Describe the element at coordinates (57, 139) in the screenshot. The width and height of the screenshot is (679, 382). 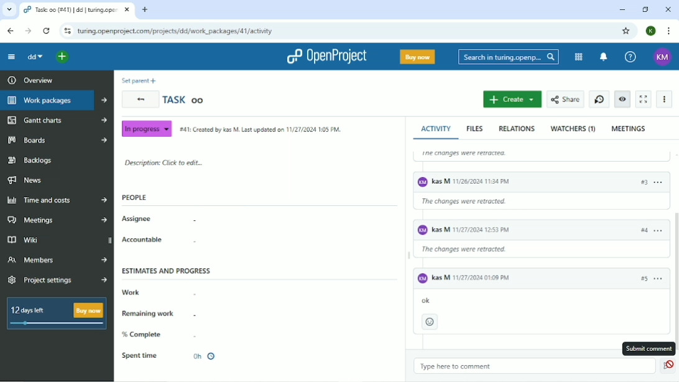
I see `Boards` at that location.